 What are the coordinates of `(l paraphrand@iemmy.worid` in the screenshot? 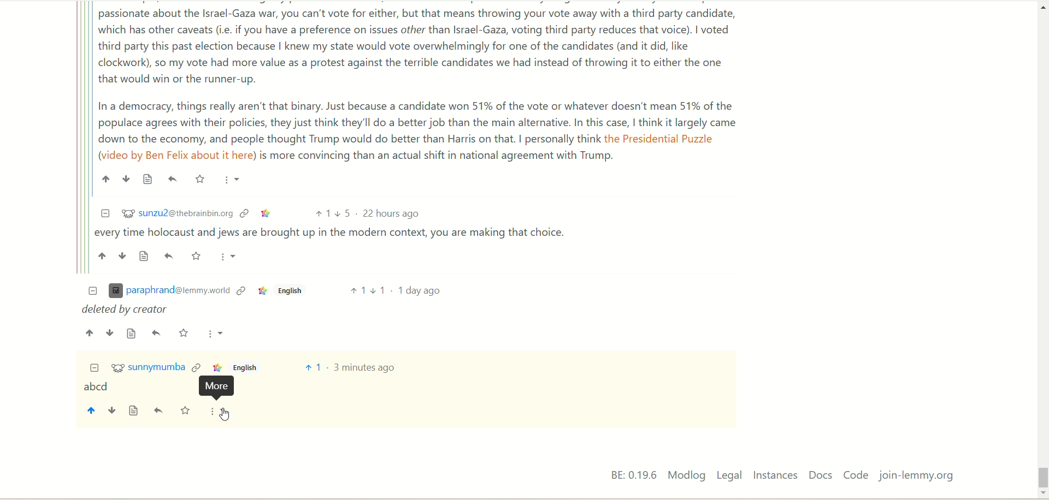 It's located at (169, 291).